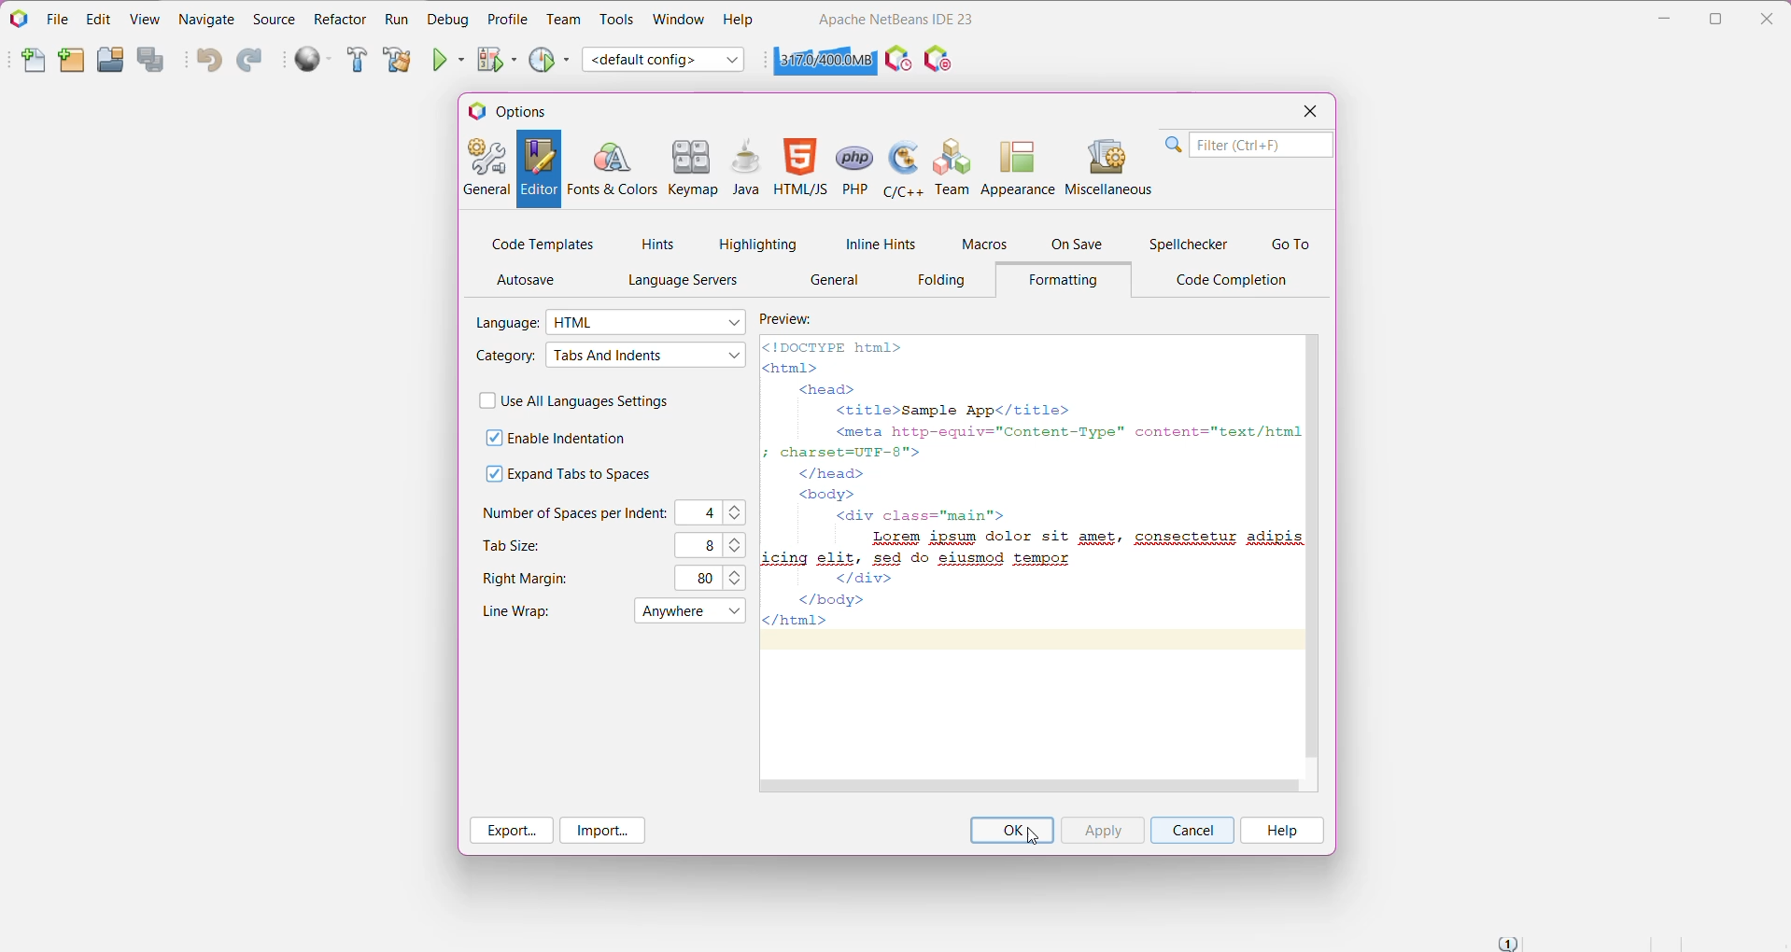 The width and height of the screenshot is (1791, 952). Describe the element at coordinates (550, 59) in the screenshot. I see `Profile Project` at that location.